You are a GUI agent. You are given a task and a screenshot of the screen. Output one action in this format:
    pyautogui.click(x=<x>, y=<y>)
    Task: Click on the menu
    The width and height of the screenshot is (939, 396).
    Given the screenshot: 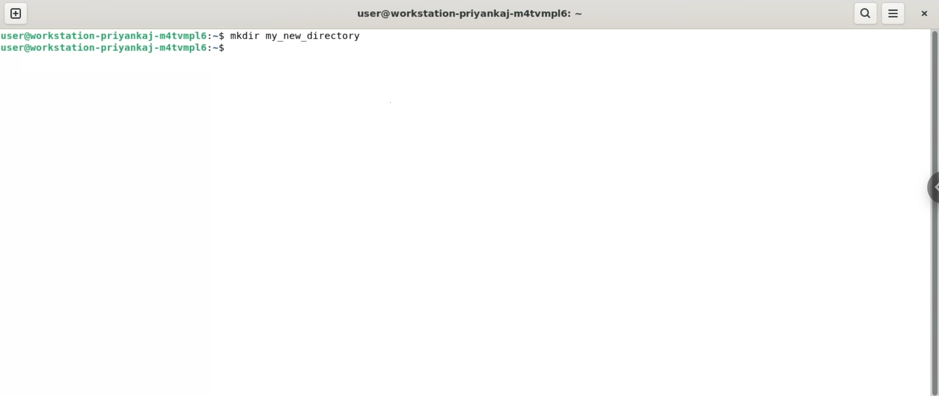 What is the action you would take?
    pyautogui.click(x=894, y=12)
    